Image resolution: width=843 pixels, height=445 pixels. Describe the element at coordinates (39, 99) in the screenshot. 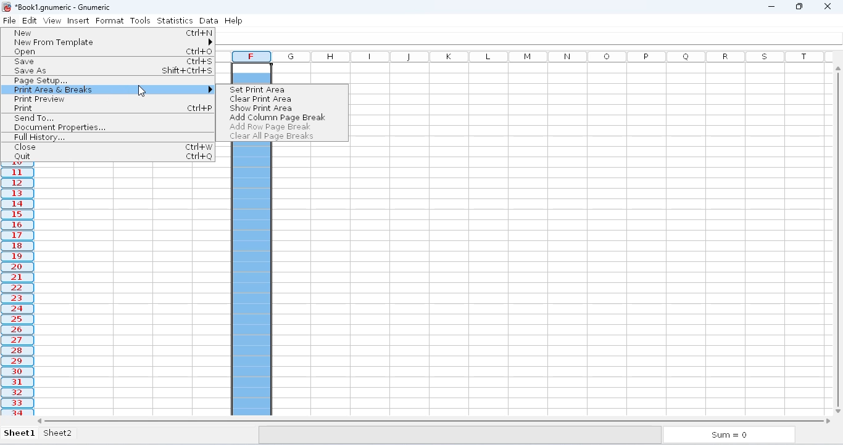

I see `print preview` at that location.